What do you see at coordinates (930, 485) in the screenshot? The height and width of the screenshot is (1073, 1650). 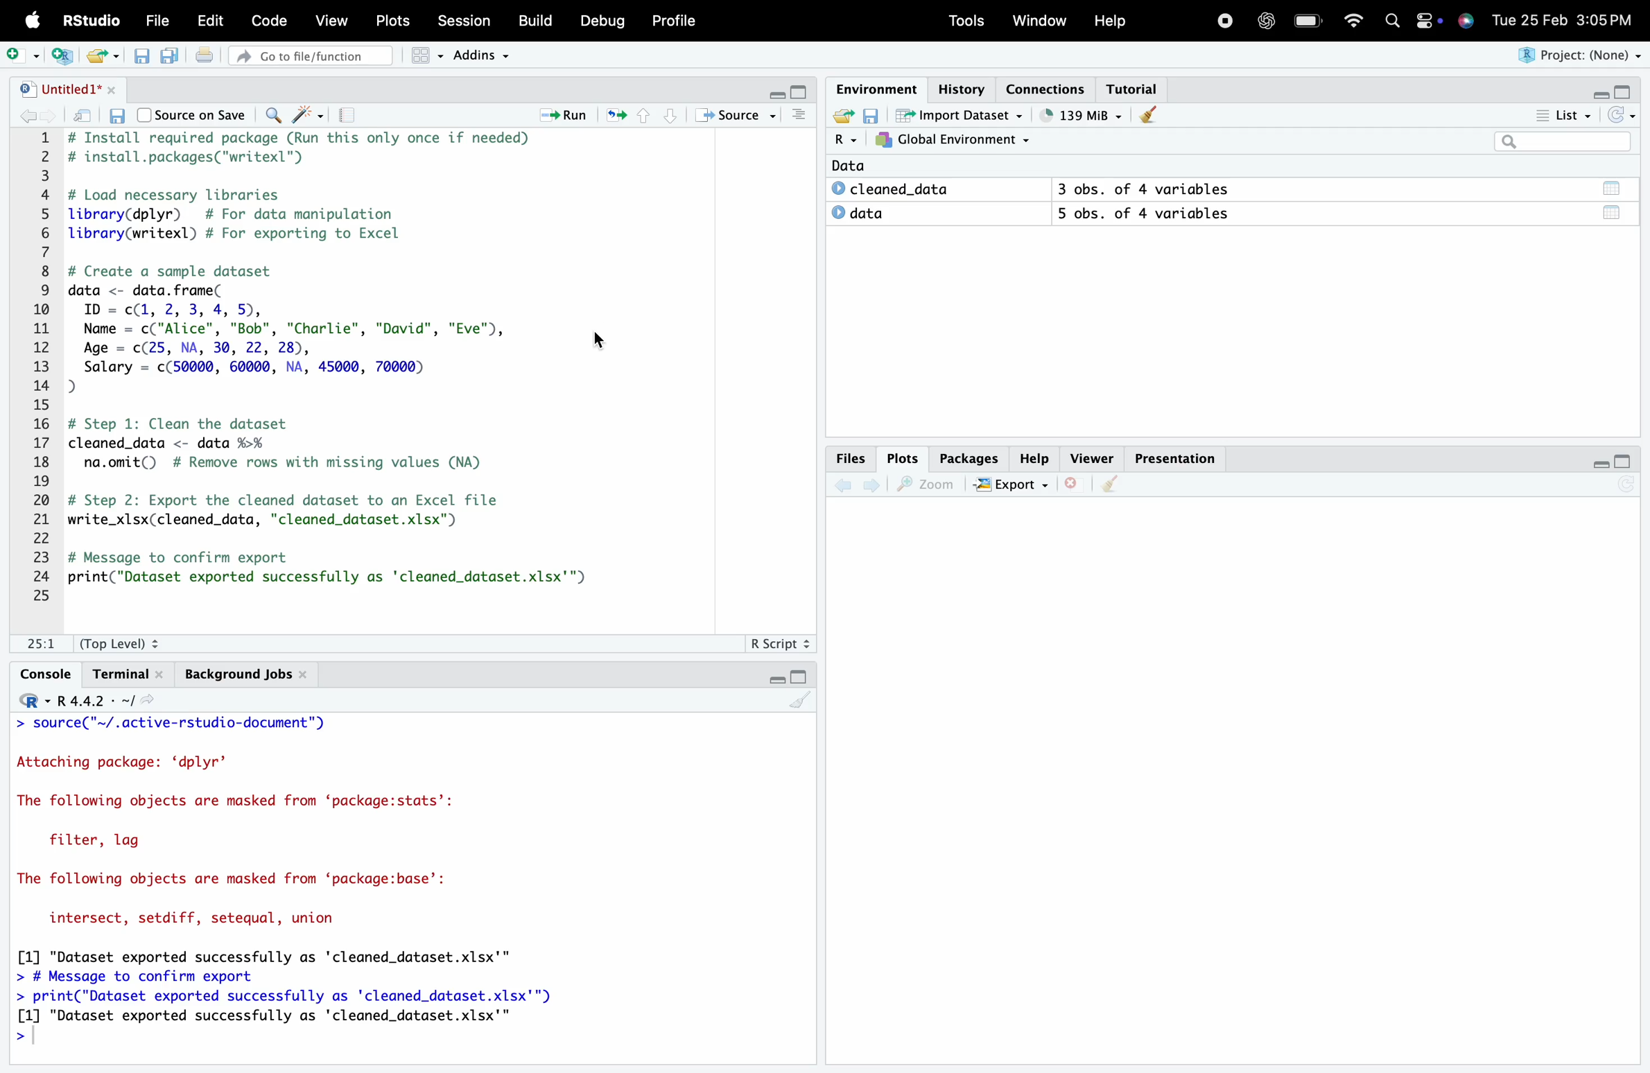 I see `Zoom` at bounding box center [930, 485].